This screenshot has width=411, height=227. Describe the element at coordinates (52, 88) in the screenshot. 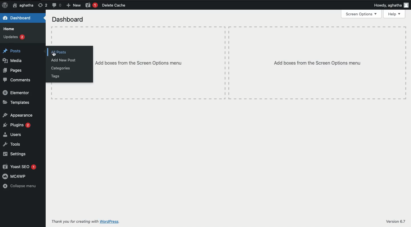

I see `Table line` at that location.